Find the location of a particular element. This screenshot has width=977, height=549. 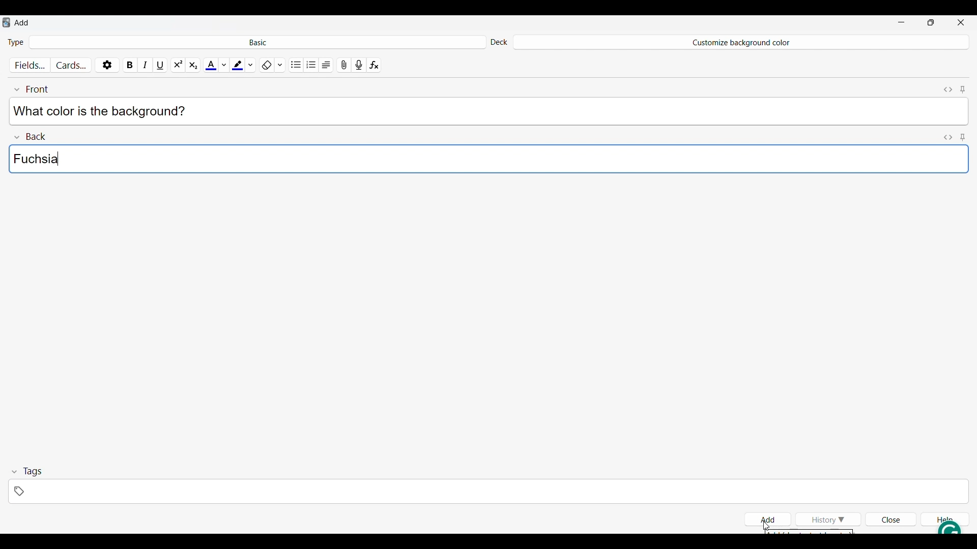

Collapse Back field is located at coordinates (31, 135).